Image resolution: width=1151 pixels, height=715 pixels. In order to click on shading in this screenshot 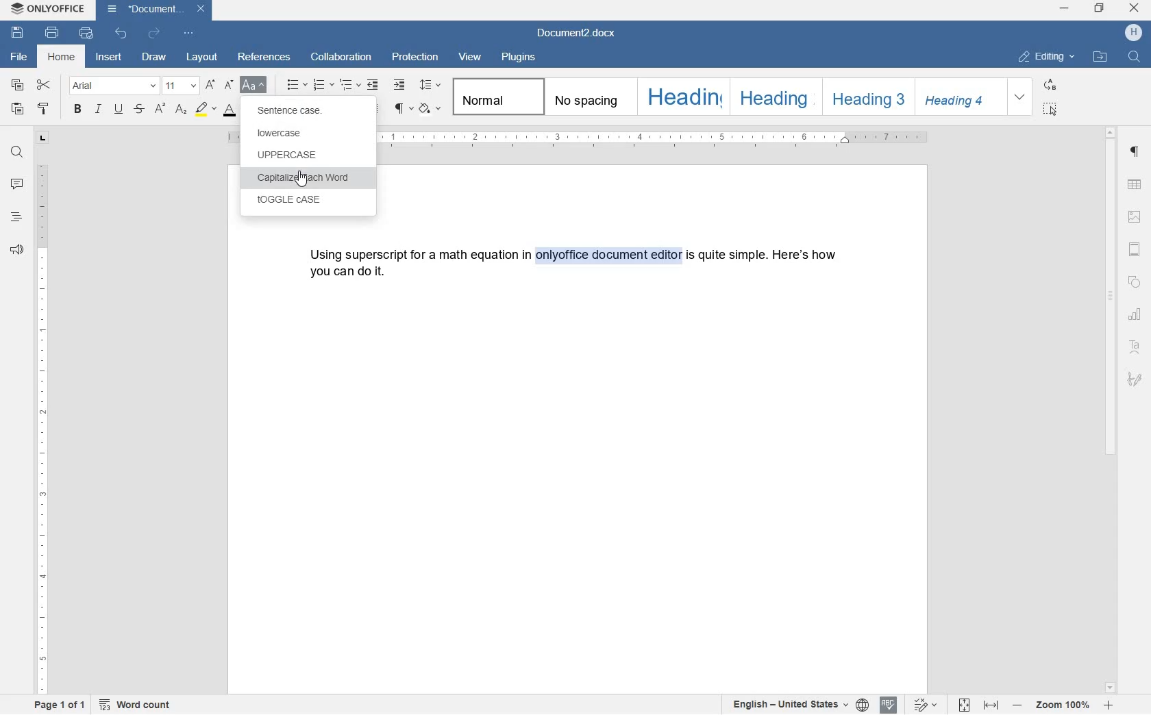, I will do `click(430, 110)`.